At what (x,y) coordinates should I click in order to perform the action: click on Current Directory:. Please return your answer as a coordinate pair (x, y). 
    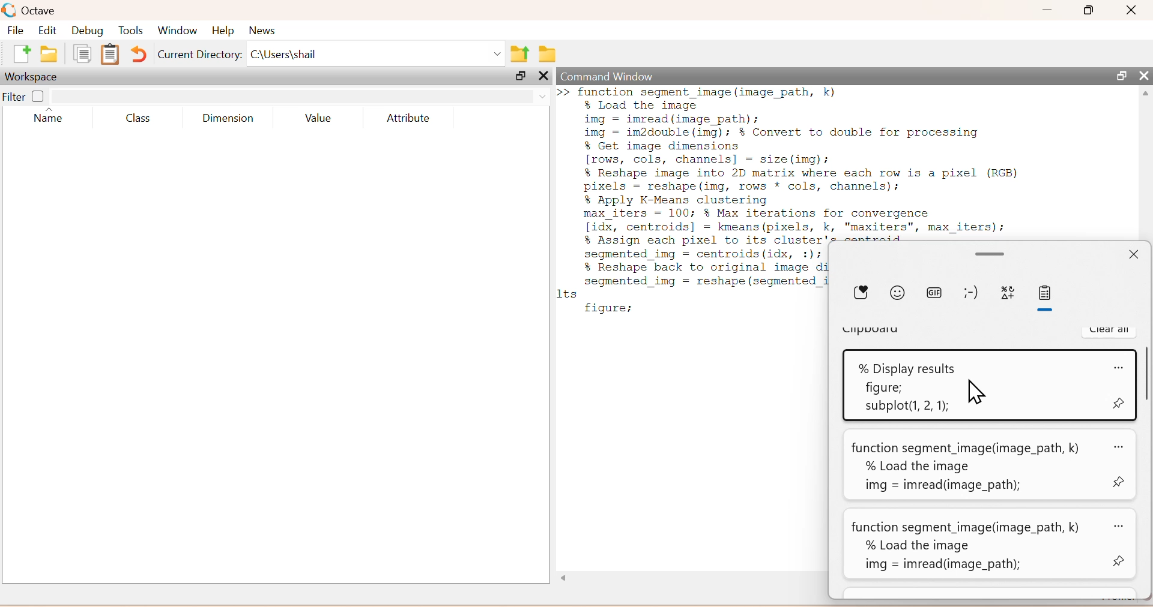
    Looking at the image, I should click on (200, 56).